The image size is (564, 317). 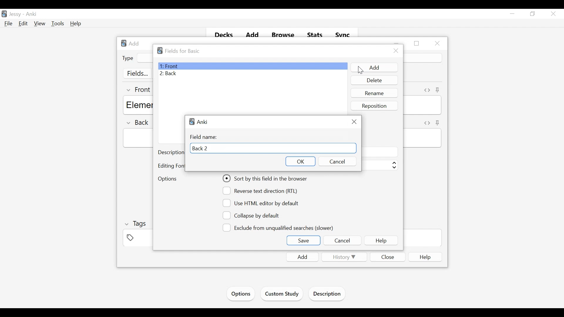 I want to click on Add, so click(x=254, y=35).